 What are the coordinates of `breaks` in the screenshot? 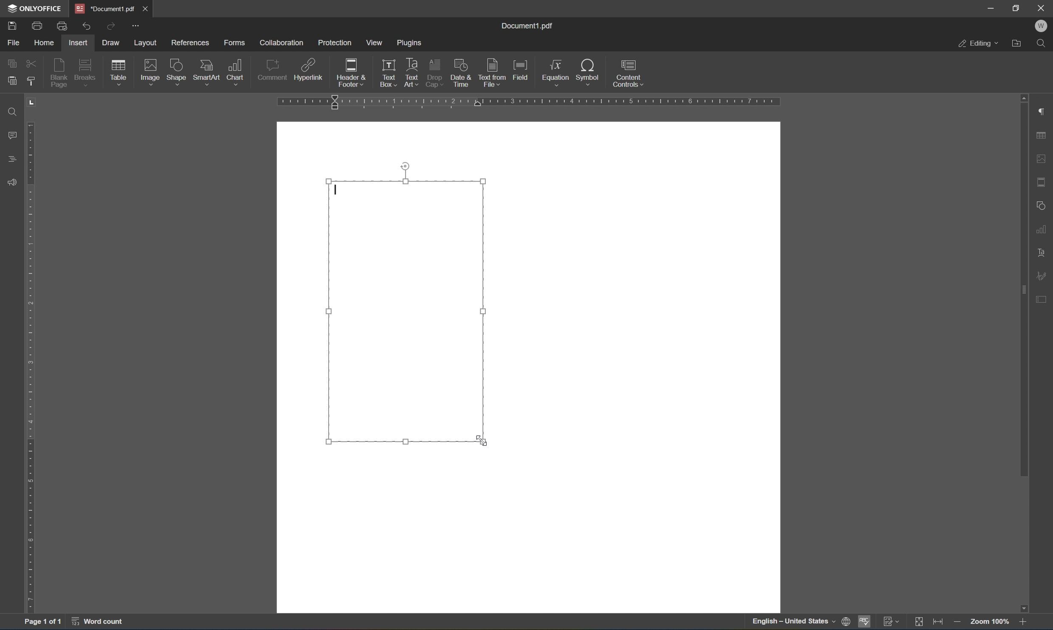 It's located at (87, 72).